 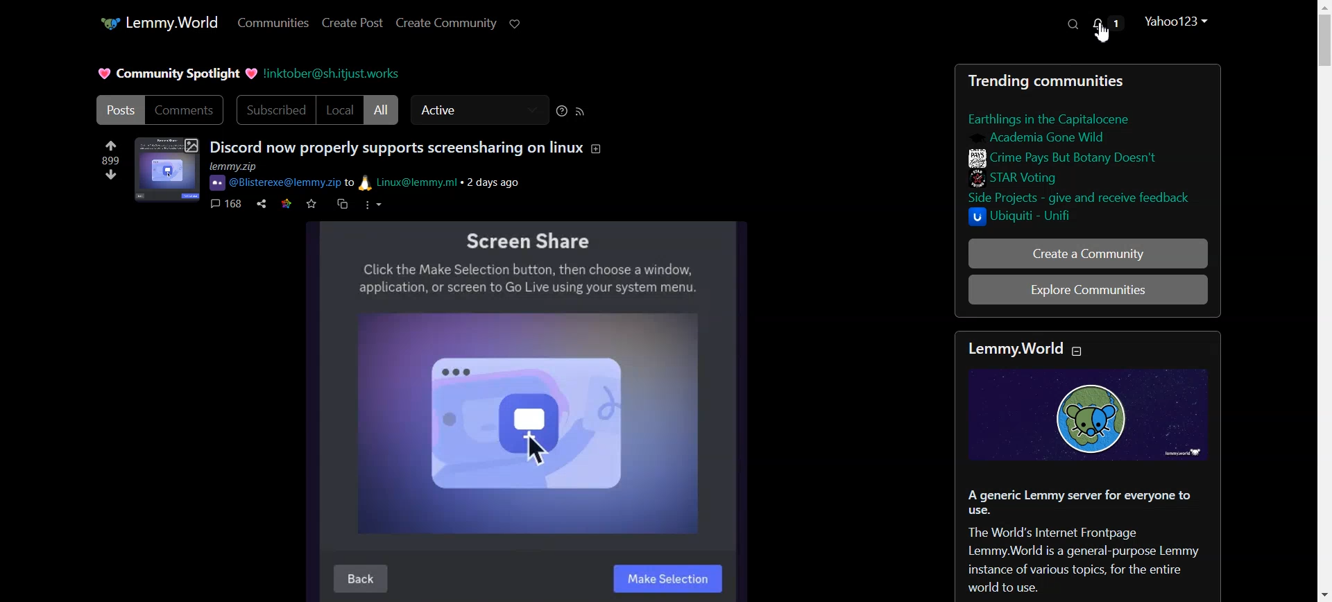 I want to click on lemmy.zip, so click(x=257, y=166).